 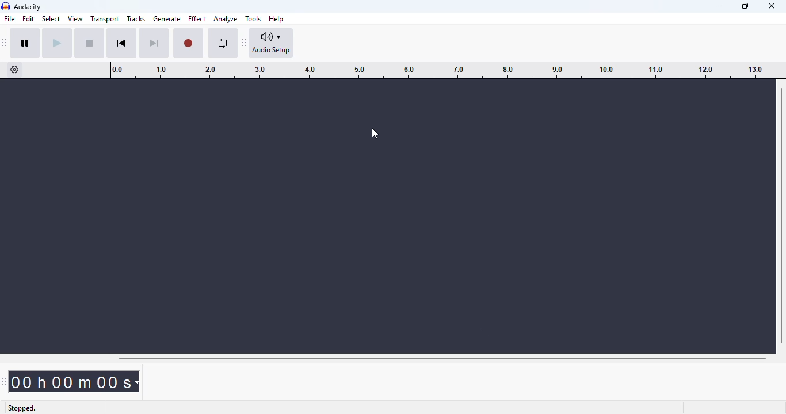 What do you see at coordinates (745, 5) in the screenshot?
I see `maximize` at bounding box center [745, 5].